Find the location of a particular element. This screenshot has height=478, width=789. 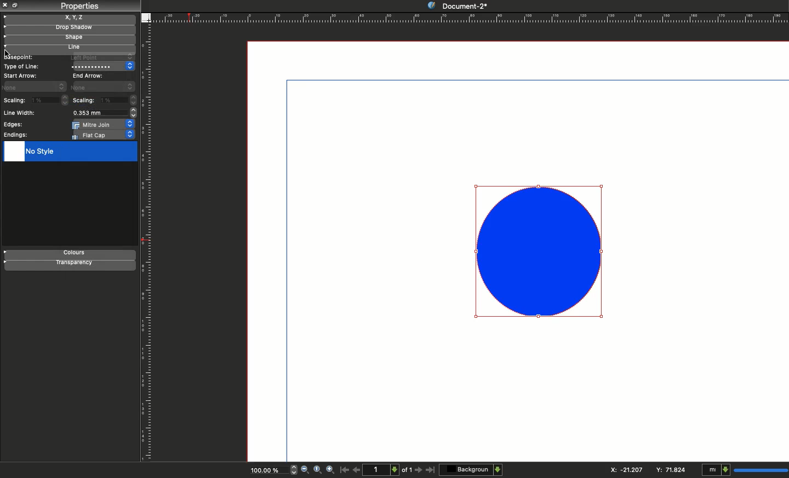

Ruler is located at coordinates (470, 18).